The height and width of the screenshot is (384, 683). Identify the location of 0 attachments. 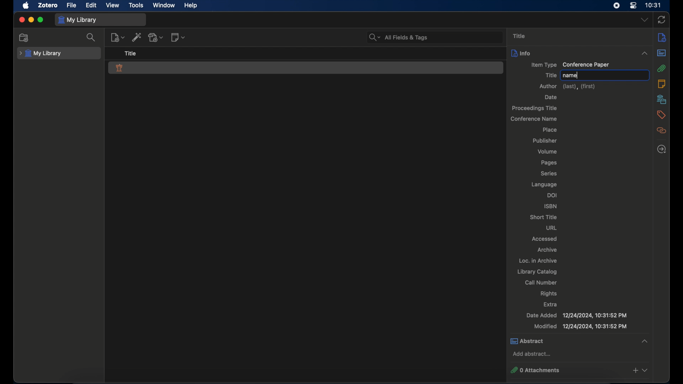
(580, 370).